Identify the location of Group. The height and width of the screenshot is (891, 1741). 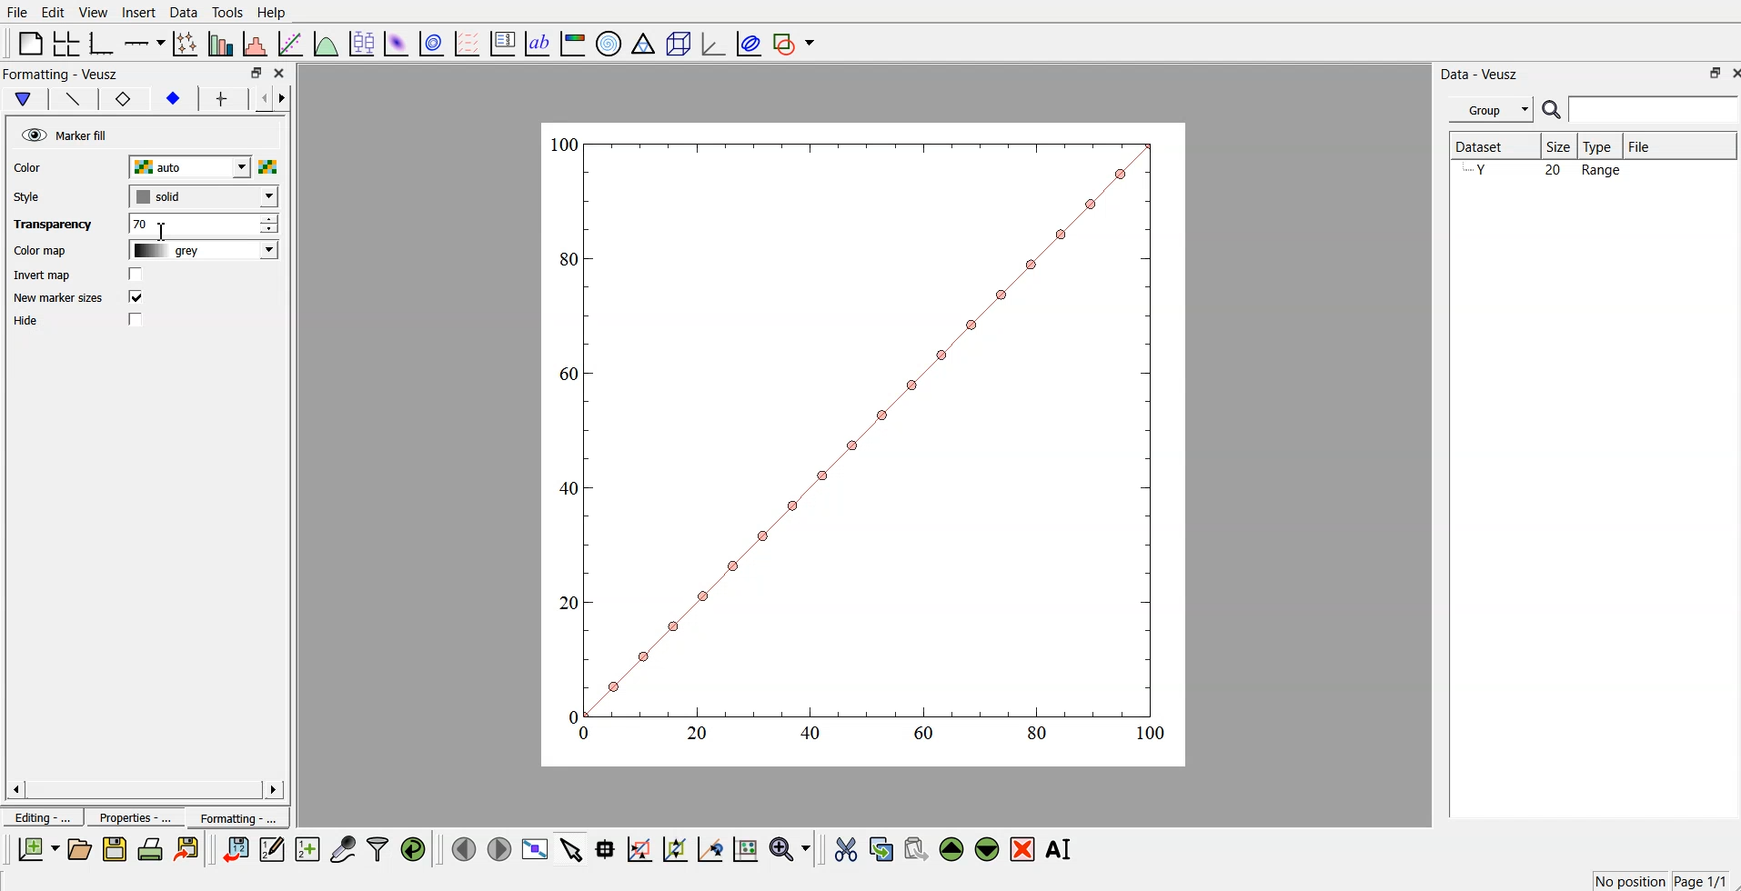
(1488, 110).